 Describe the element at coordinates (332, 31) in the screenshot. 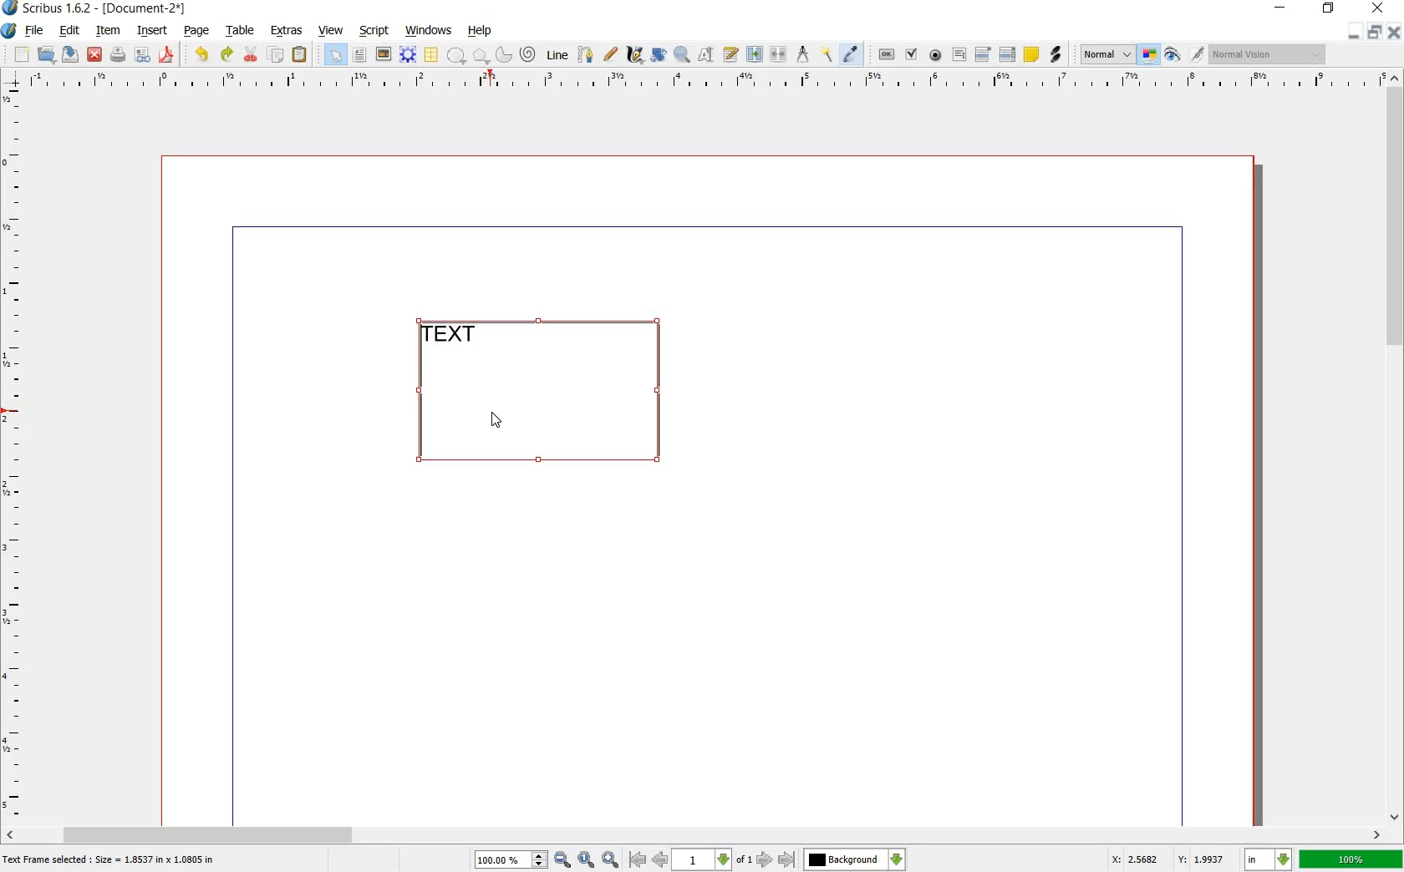

I see `view` at that location.